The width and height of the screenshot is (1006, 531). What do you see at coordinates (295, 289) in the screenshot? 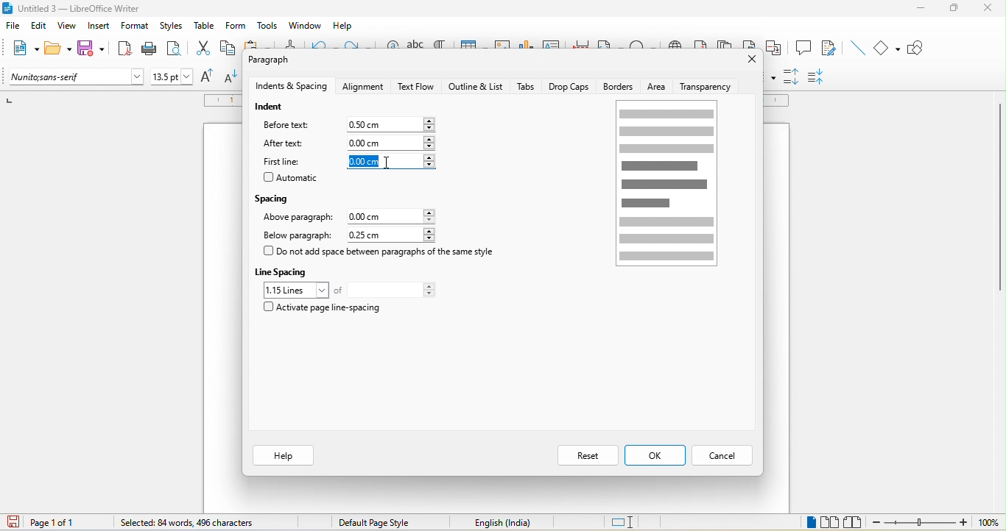
I see `1.15 loines` at bounding box center [295, 289].